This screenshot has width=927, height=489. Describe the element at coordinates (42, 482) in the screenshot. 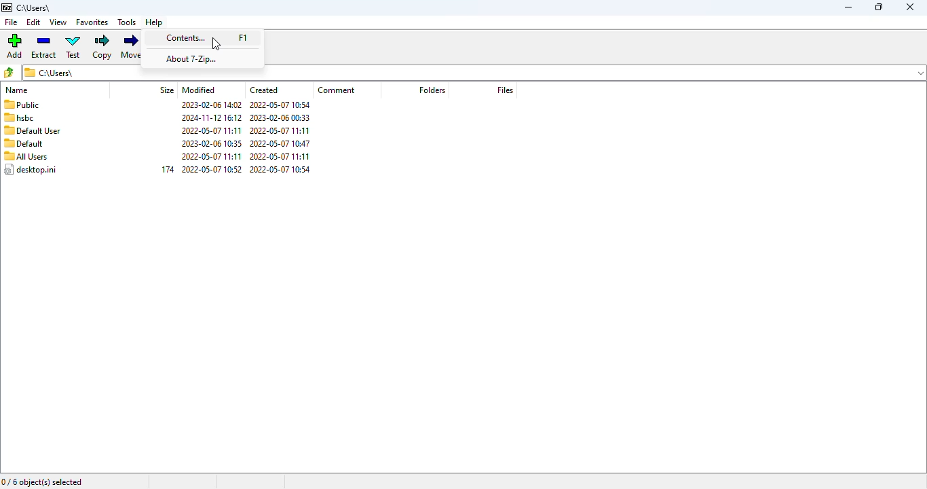

I see `0/6 object(s) selected` at that location.